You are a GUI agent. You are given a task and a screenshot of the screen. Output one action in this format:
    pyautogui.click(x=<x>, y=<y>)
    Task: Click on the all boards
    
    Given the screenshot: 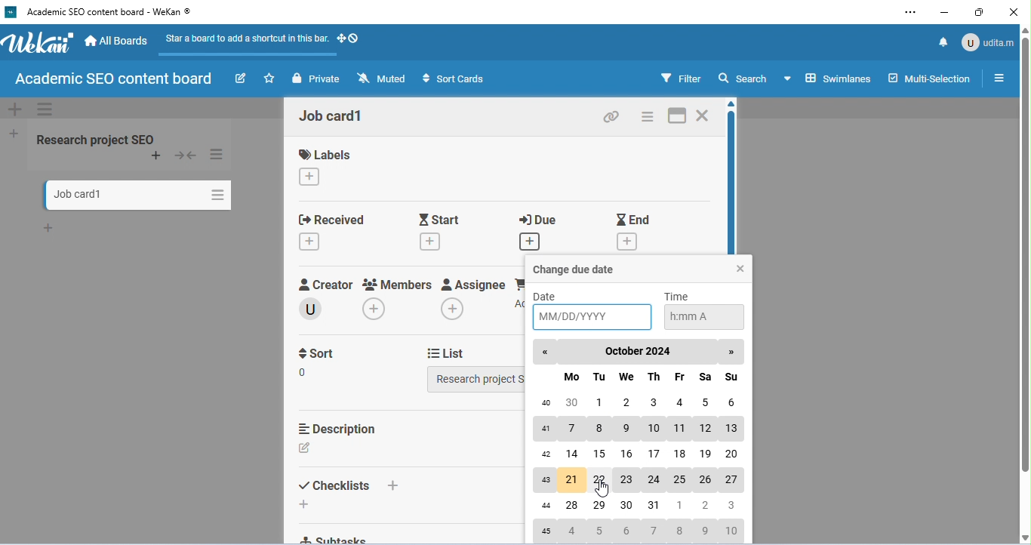 What is the action you would take?
    pyautogui.click(x=118, y=42)
    